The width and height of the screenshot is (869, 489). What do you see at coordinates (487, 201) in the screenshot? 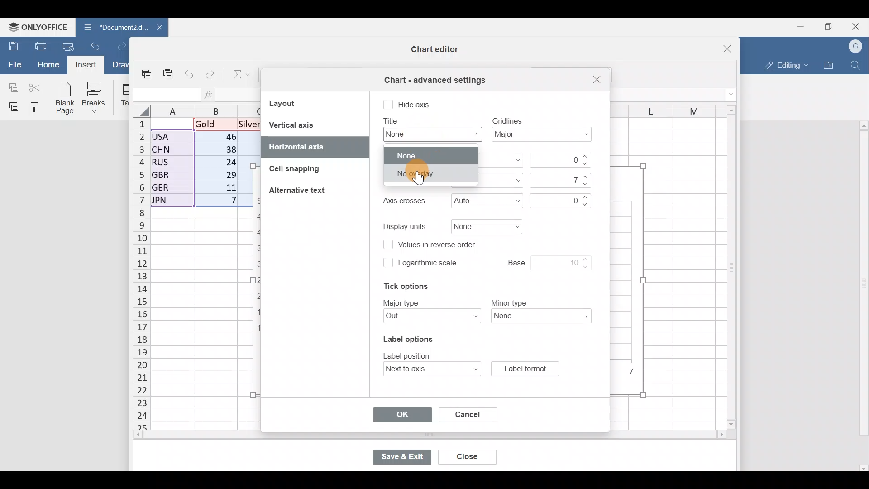
I see `Axis crosses` at bounding box center [487, 201].